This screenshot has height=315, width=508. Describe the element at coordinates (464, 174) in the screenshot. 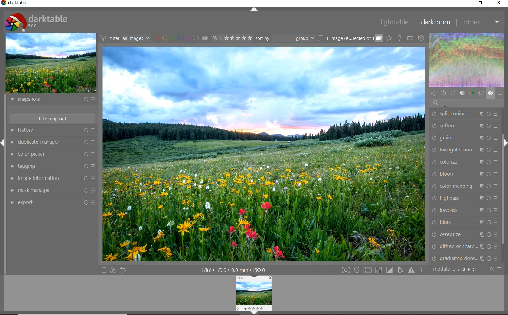

I see `bloom` at that location.